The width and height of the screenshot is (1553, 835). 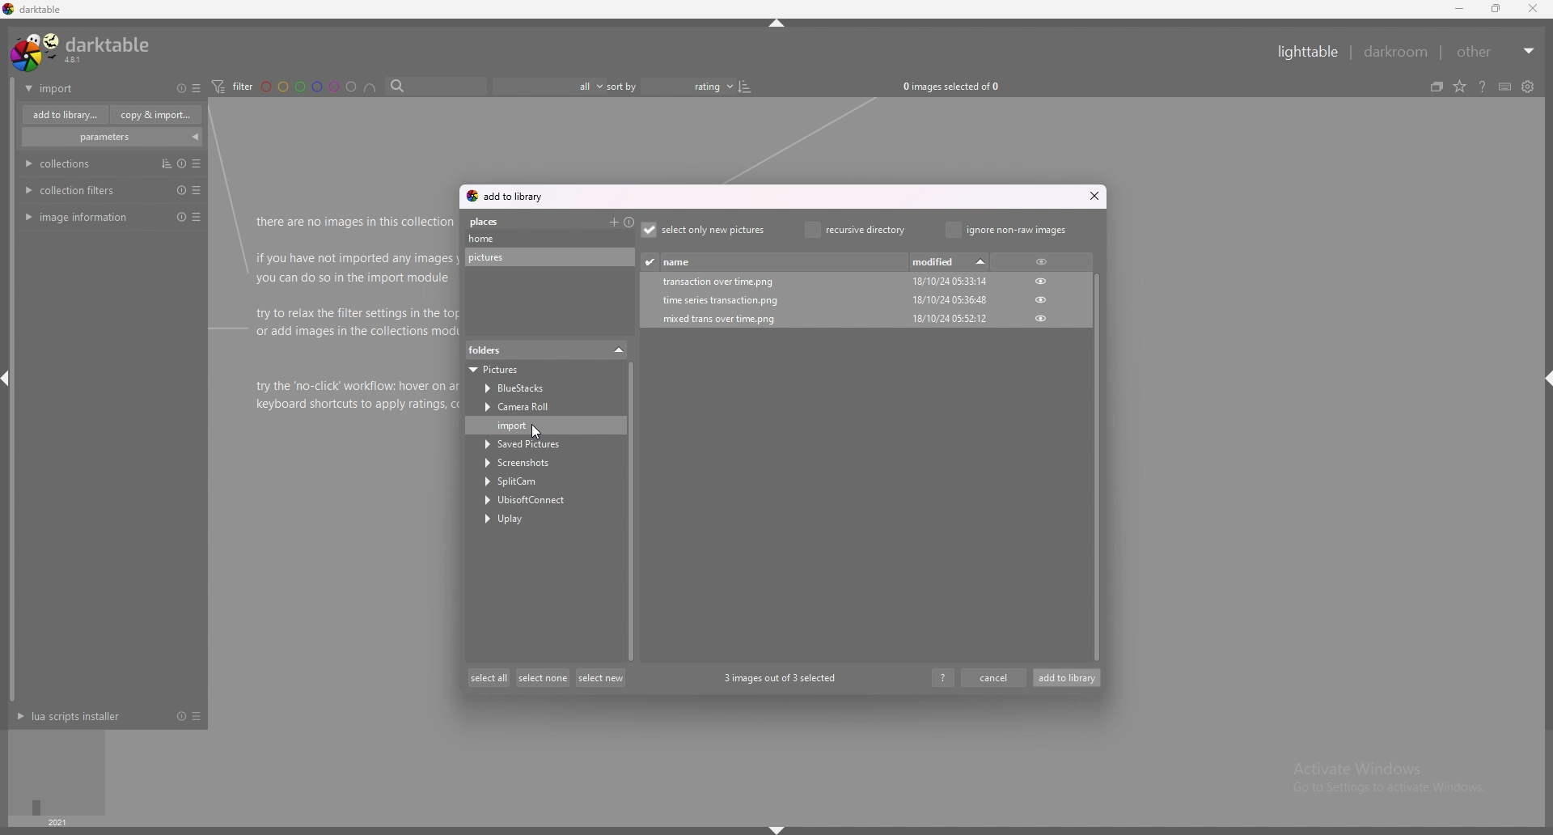 What do you see at coordinates (1397, 51) in the screenshot?
I see `darkroom` at bounding box center [1397, 51].